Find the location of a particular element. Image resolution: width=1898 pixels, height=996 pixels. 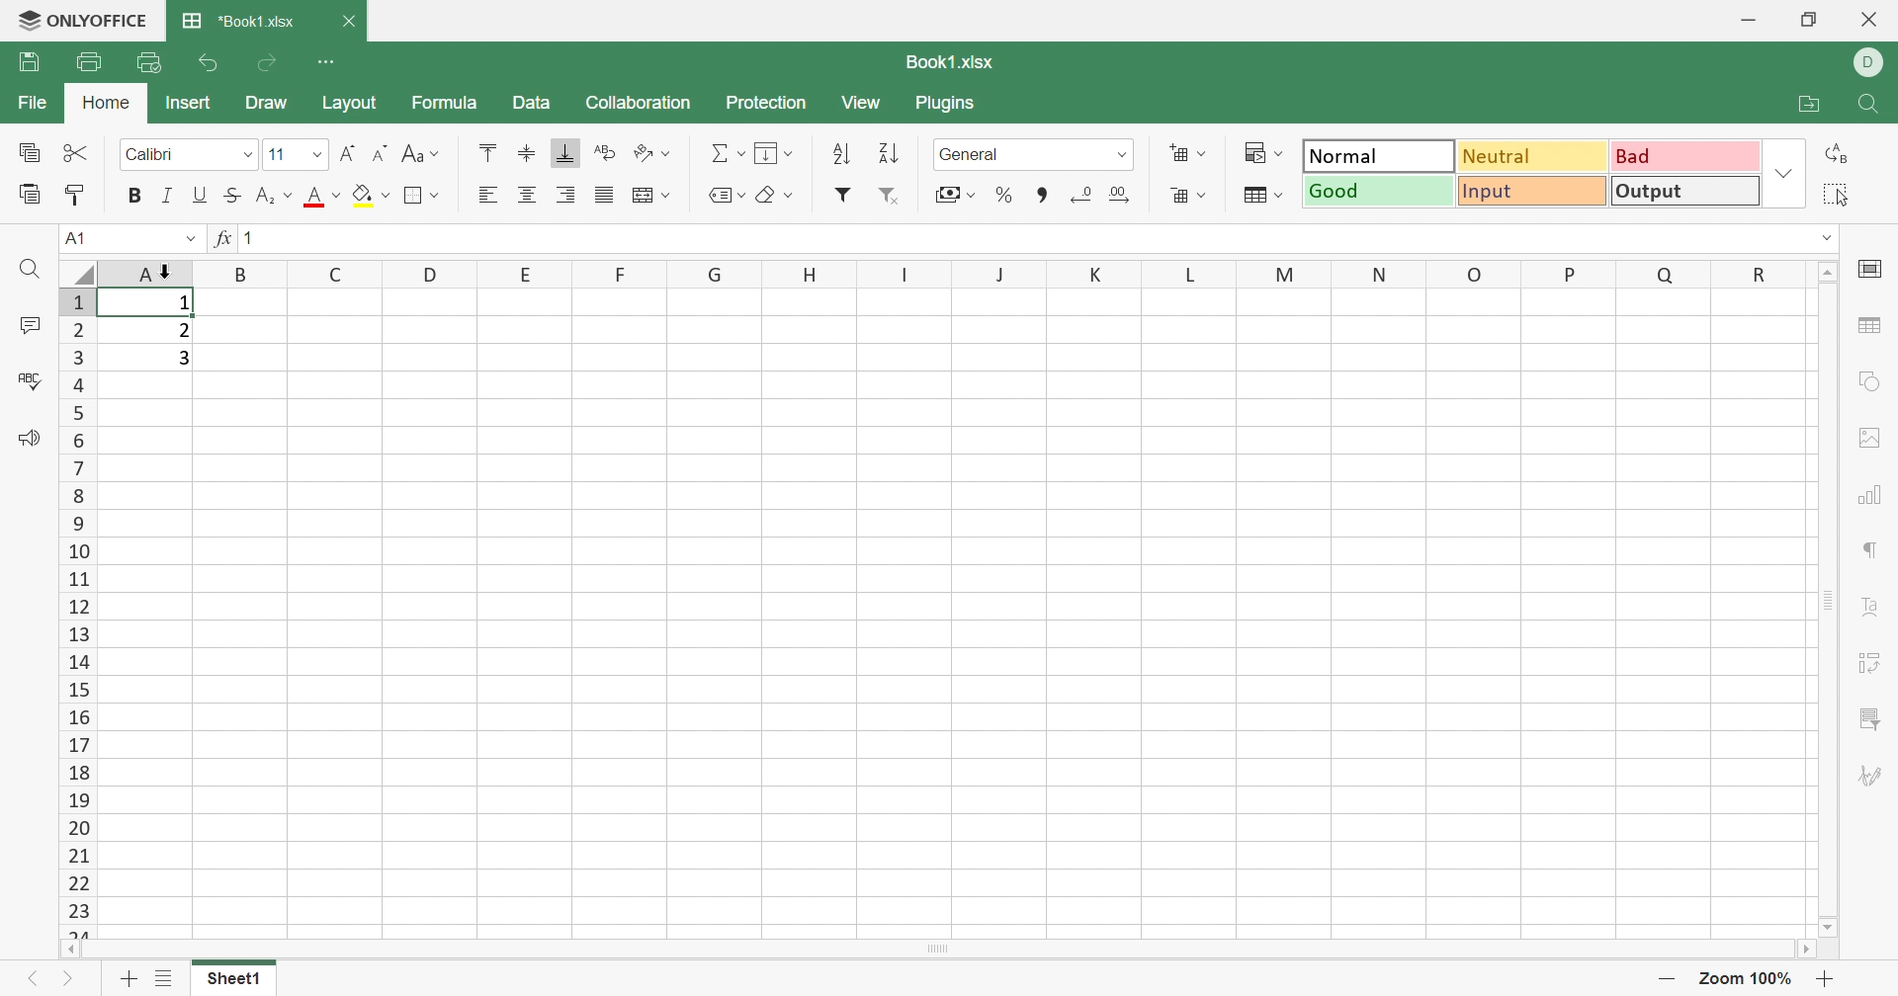

Undo is located at coordinates (213, 65).